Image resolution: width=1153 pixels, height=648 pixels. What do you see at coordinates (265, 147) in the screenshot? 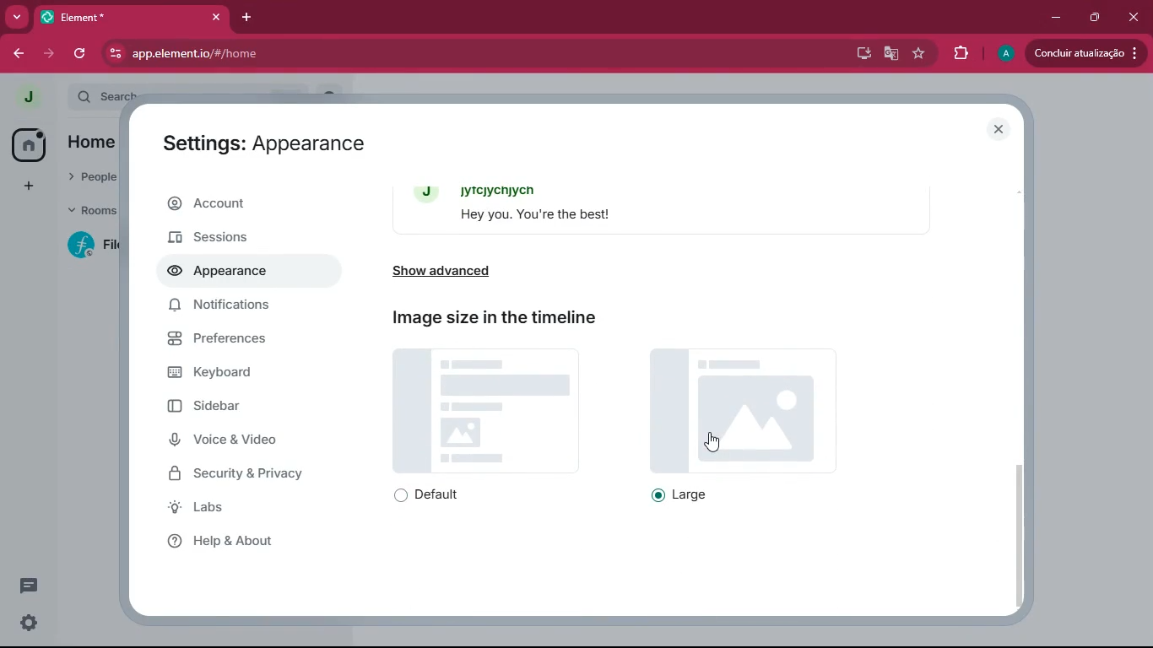
I see `Settings: Appearance` at bounding box center [265, 147].